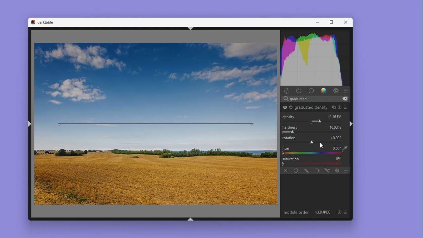 Image resolution: width=423 pixels, height=238 pixels. What do you see at coordinates (289, 127) in the screenshot?
I see `Hardness` at bounding box center [289, 127].